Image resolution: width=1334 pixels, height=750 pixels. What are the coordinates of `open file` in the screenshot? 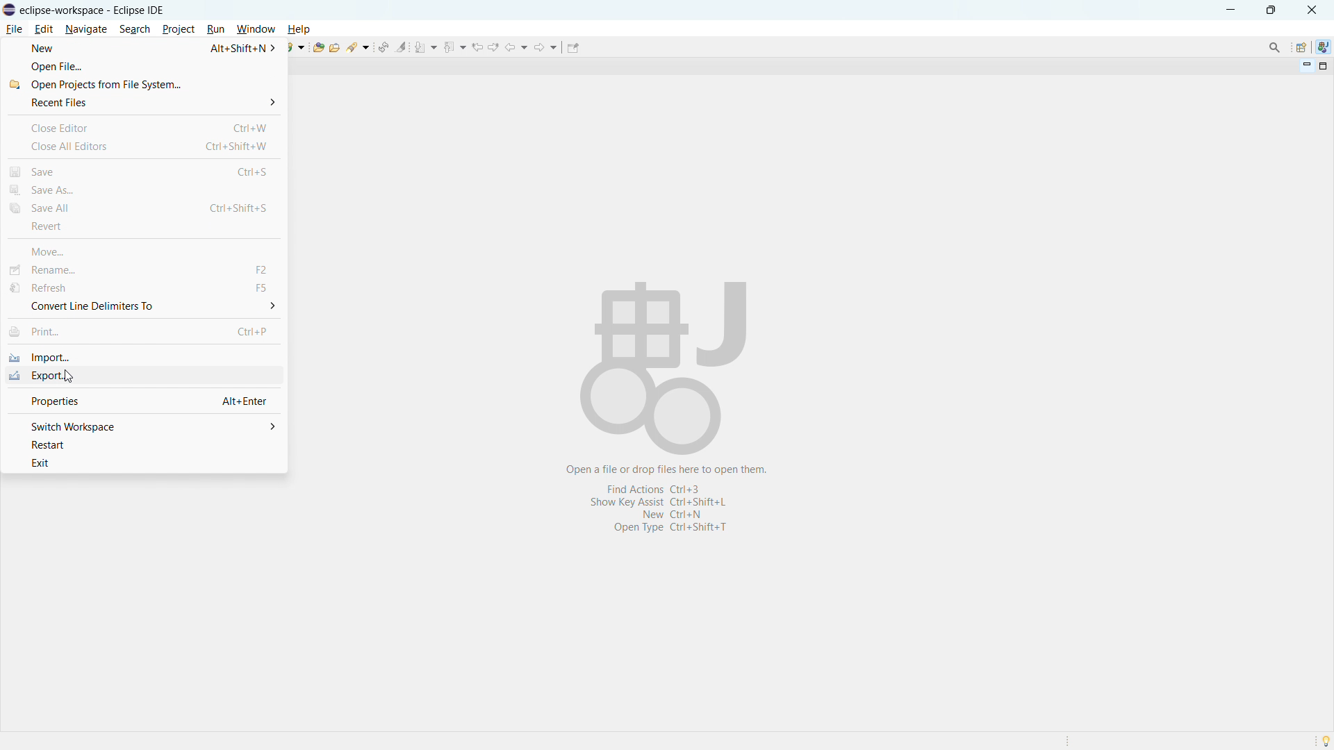 It's located at (145, 66).